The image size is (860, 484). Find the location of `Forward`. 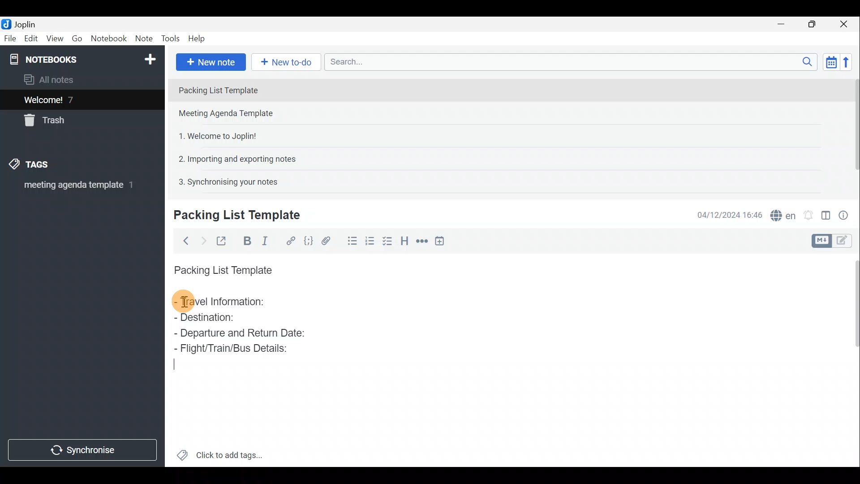

Forward is located at coordinates (202, 240).